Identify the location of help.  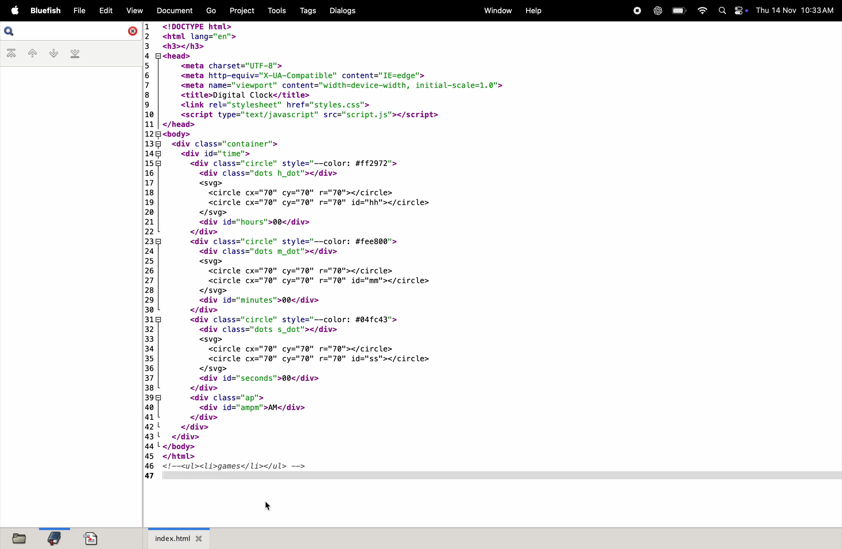
(535, 10).